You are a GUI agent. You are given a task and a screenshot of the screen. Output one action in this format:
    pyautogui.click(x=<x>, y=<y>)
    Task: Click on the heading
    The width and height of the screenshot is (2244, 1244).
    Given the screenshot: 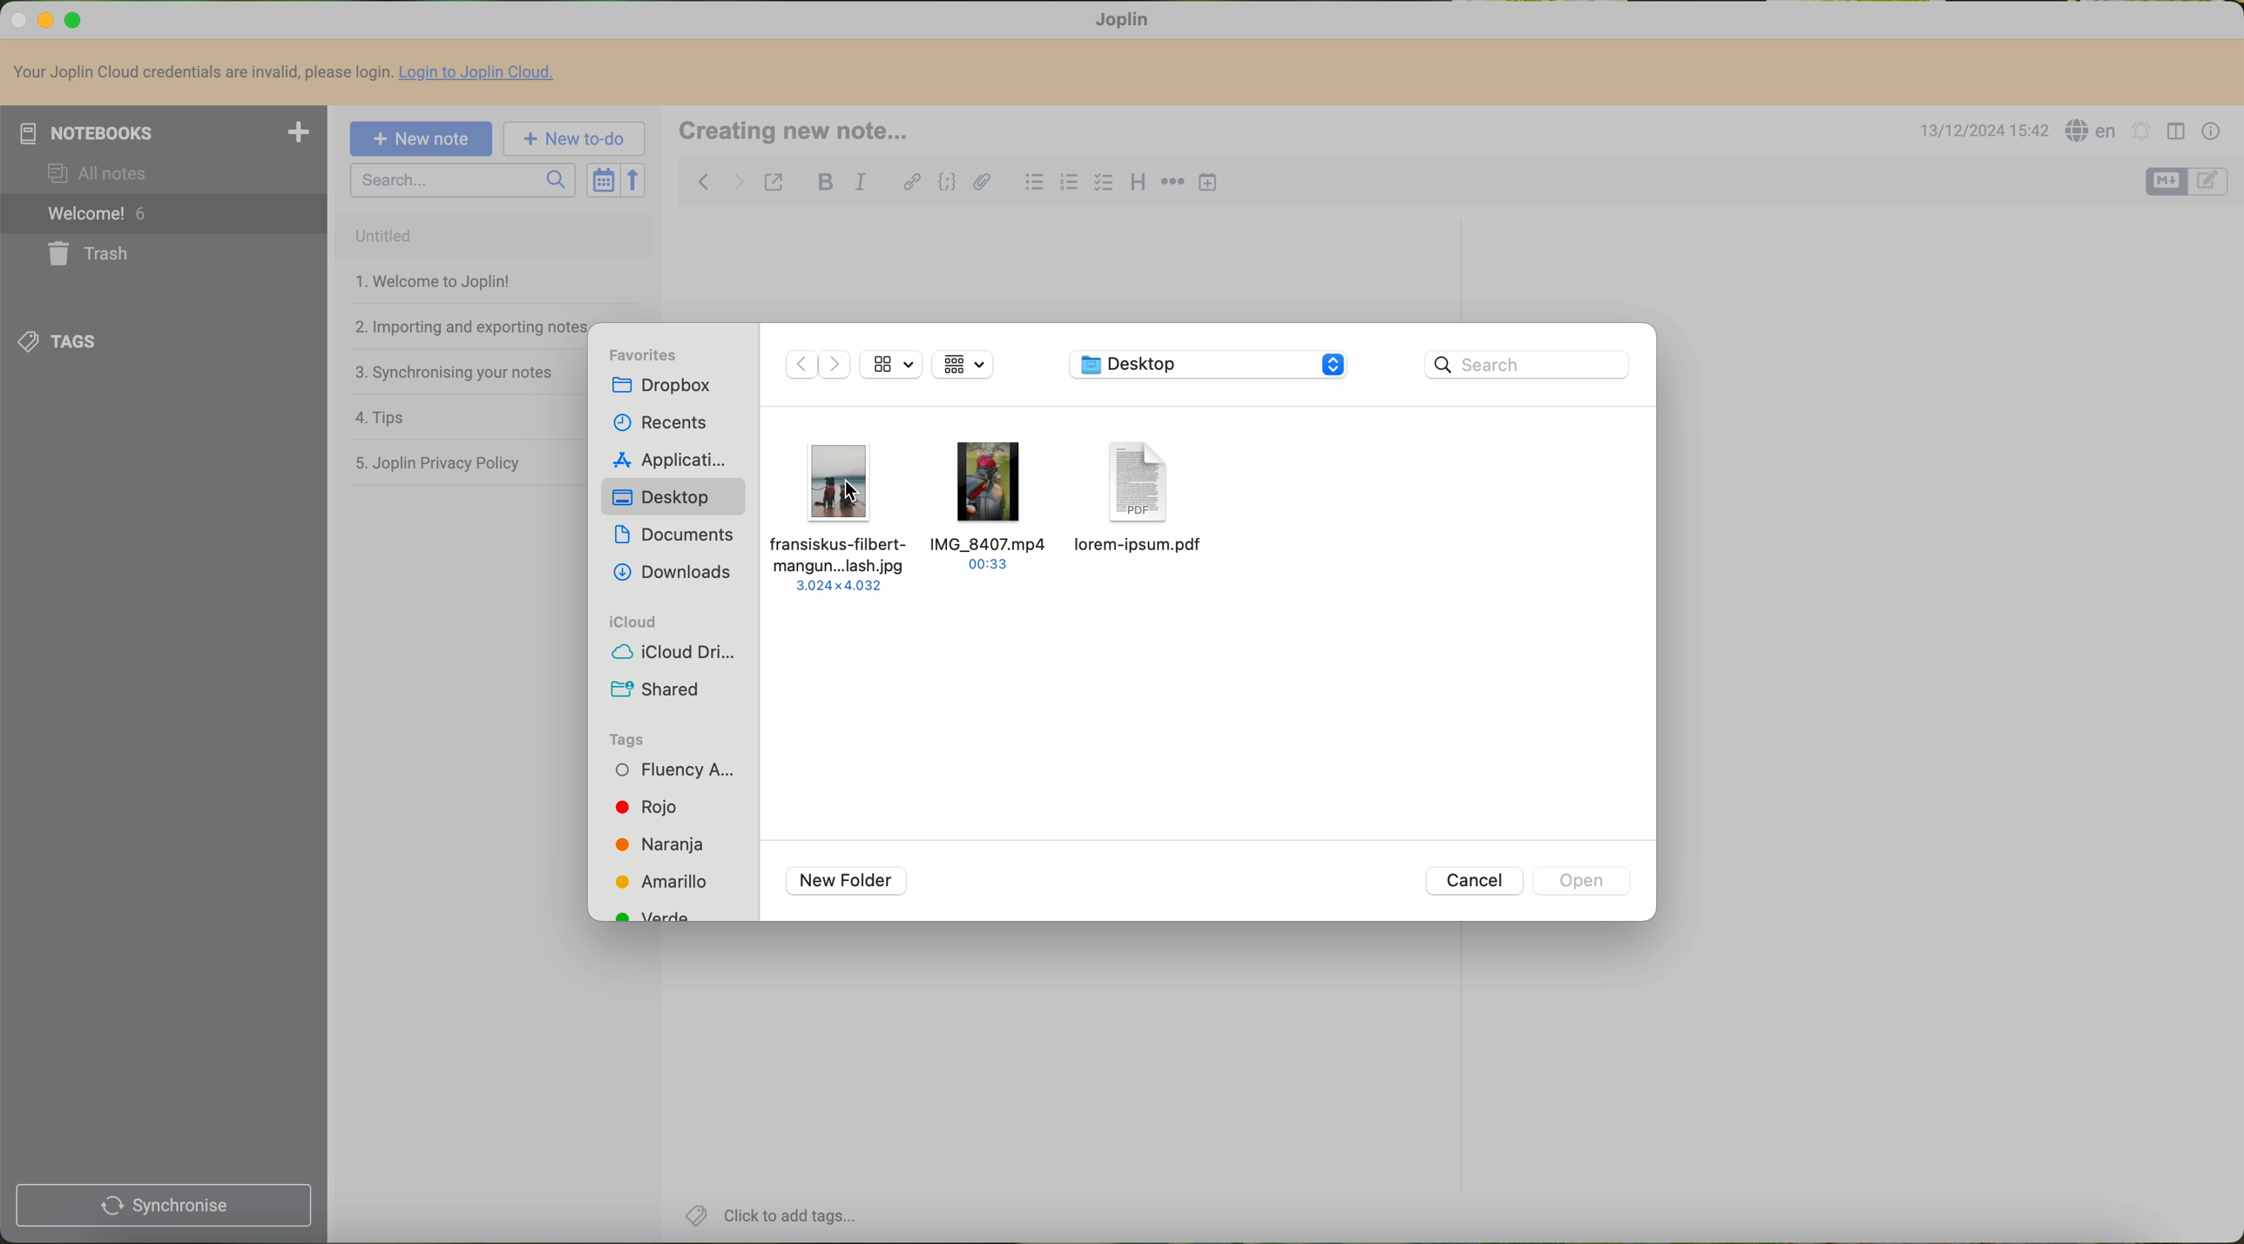 What is the action you would take?
    pyautogui.click(x=1139, y=184)
    